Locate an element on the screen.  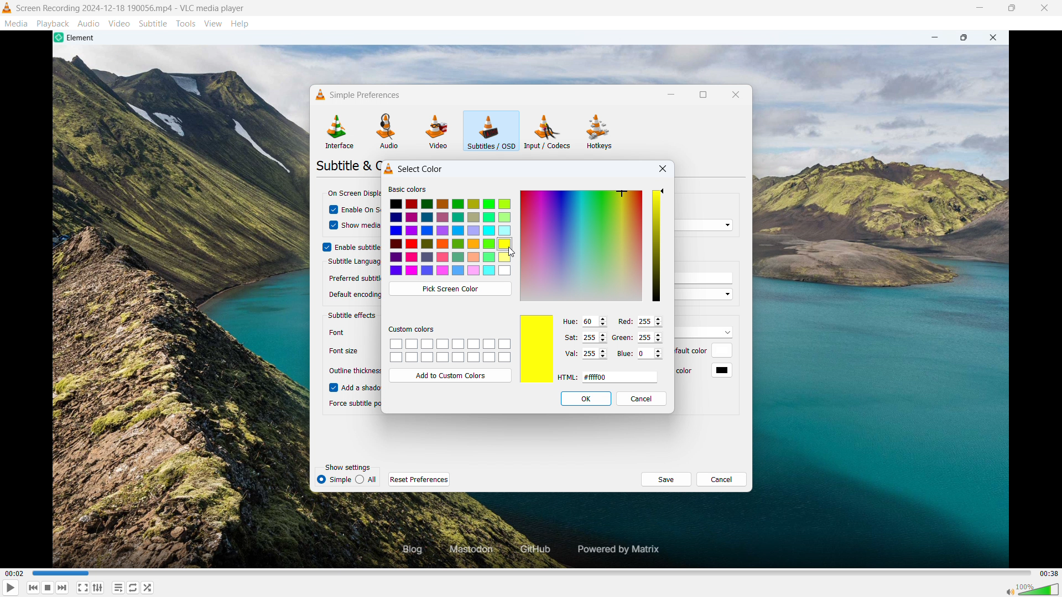
Outline thickness. is located at coordinates (354, 371).